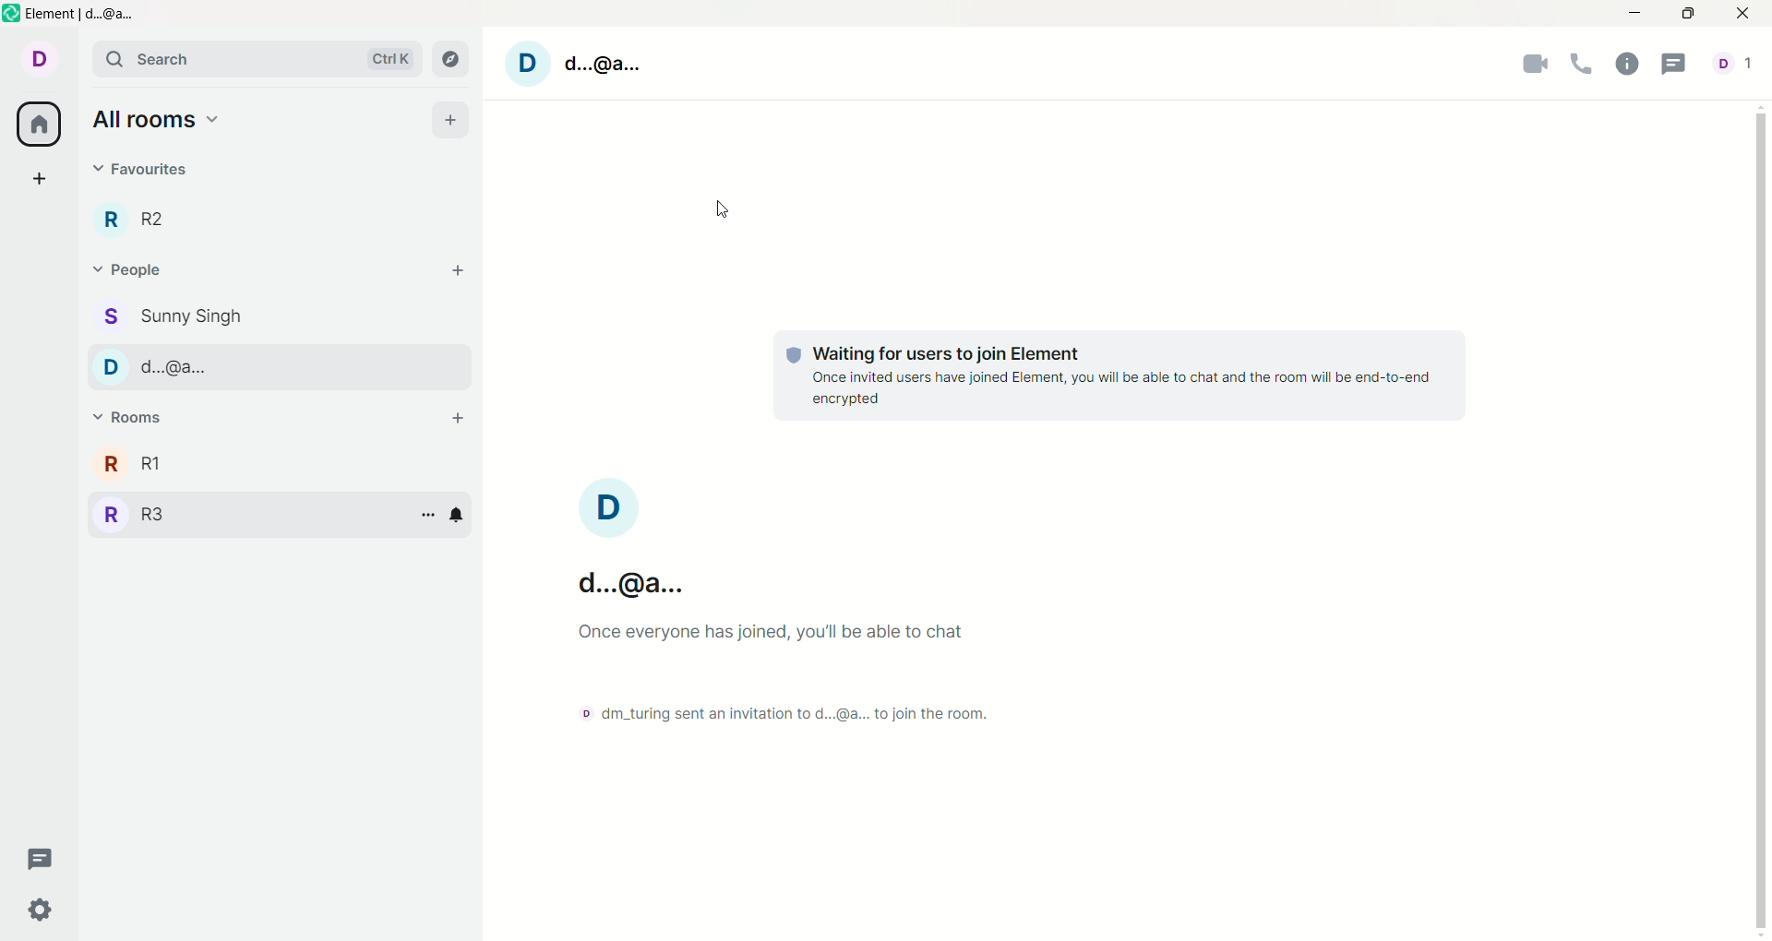 The image size is (1772, 941). I want to click on minimize, so click(1636, 11).